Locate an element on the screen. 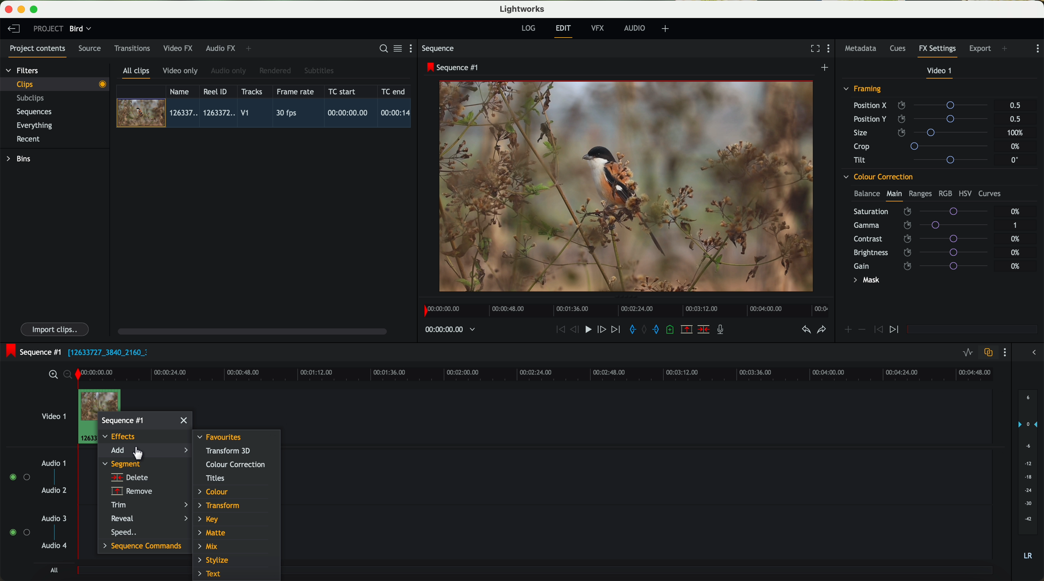 This screenshot has height=581, width=1044. remove the marked section is located at coordinates (687, 330).